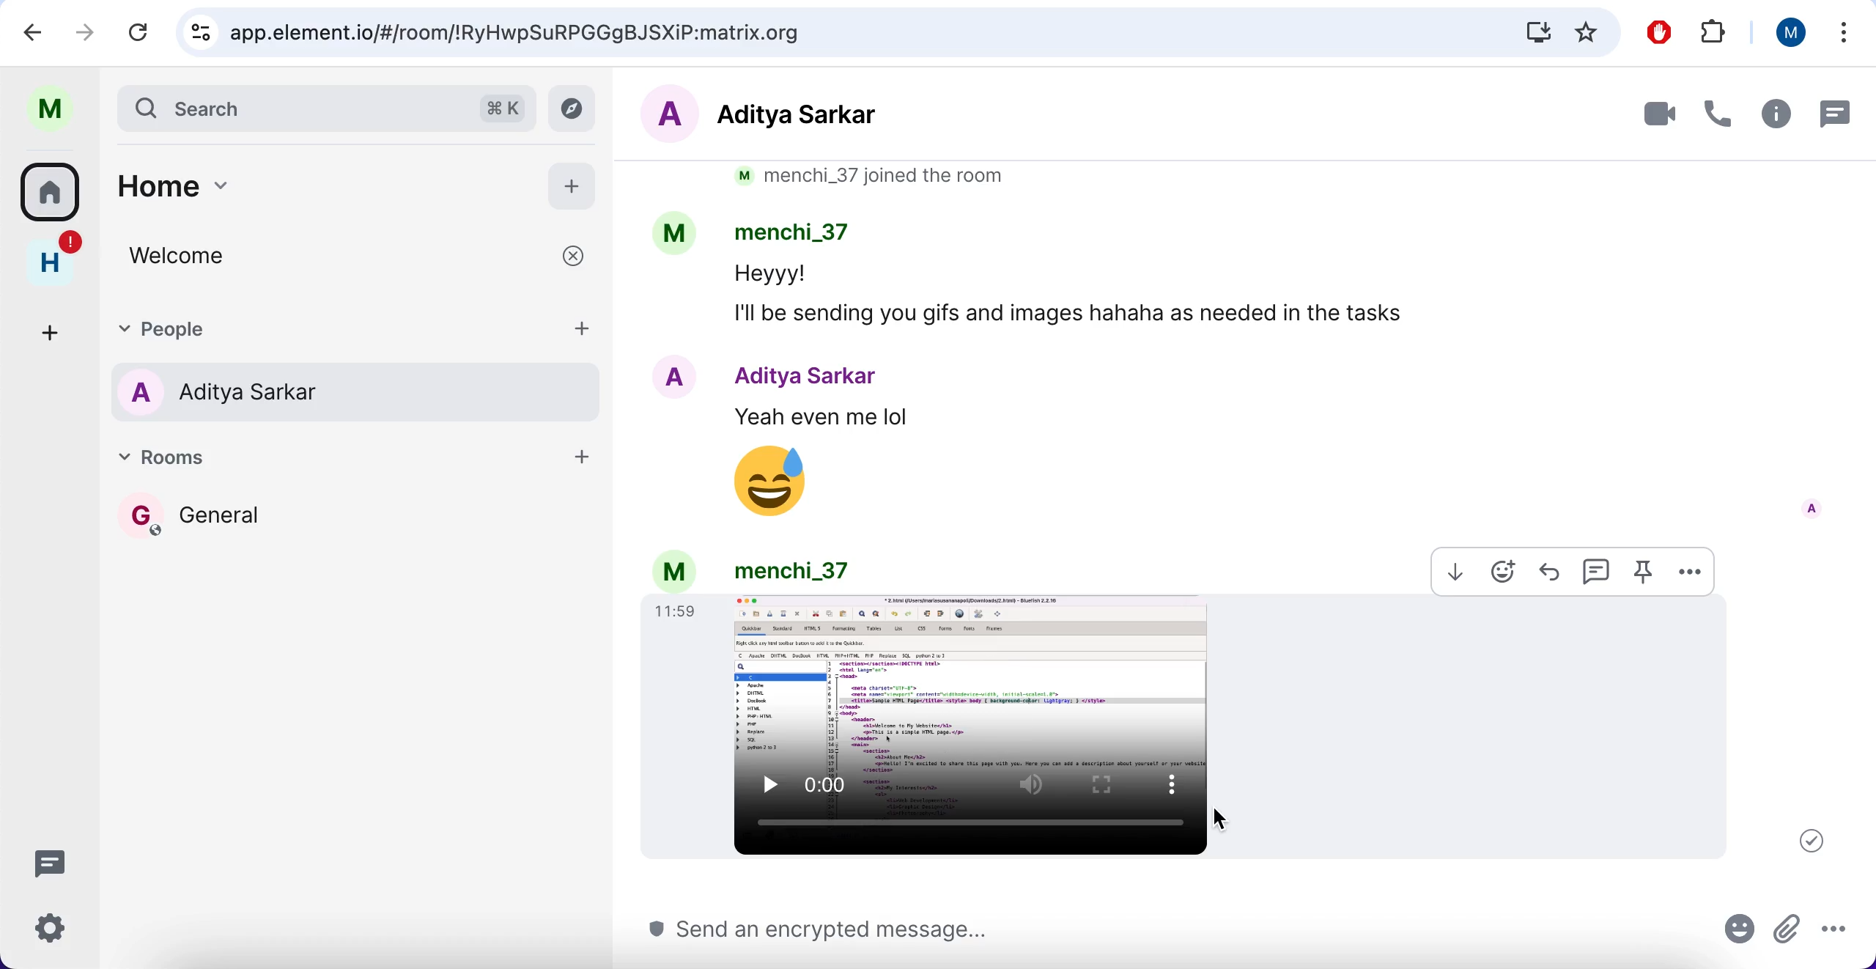  What do you see at coordinates (1640, 572) in the screenshot?
I see `pin` at bounding box center [1640, 572].